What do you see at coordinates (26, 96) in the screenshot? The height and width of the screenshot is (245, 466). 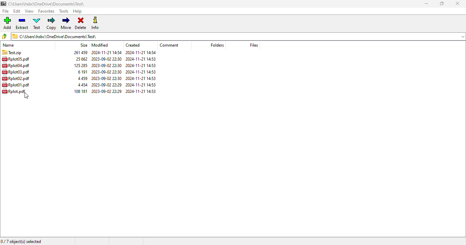 I see `cursor` at bounding box center [26, 96].